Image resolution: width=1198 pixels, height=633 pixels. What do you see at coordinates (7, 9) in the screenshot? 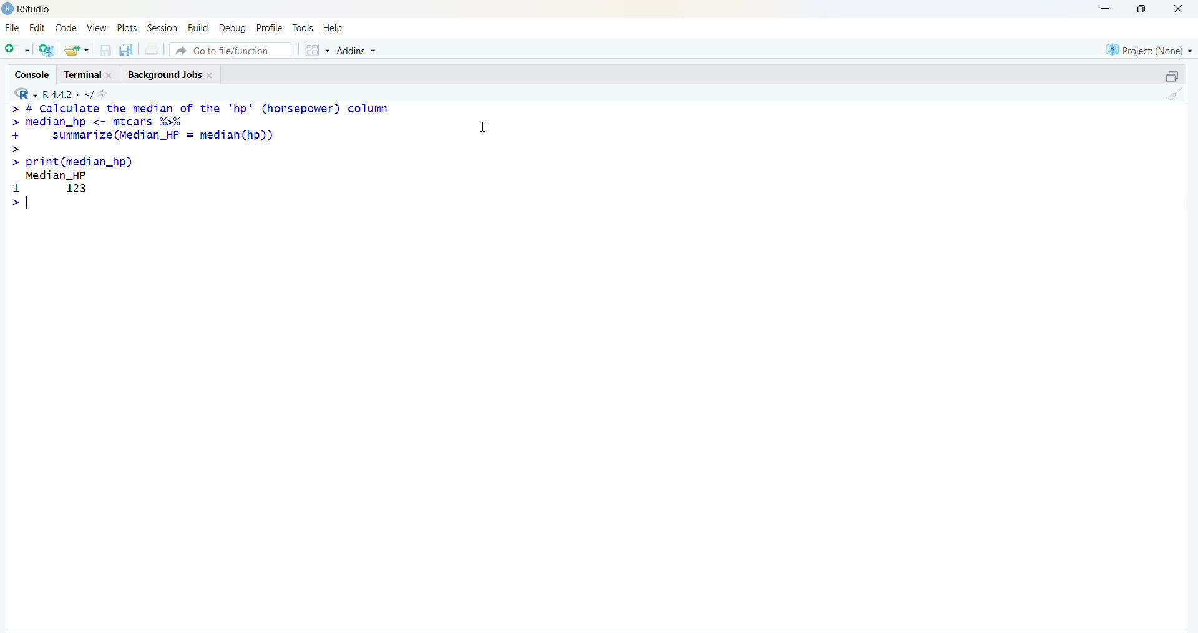
I see `logo` at bounding box center [7, 9].